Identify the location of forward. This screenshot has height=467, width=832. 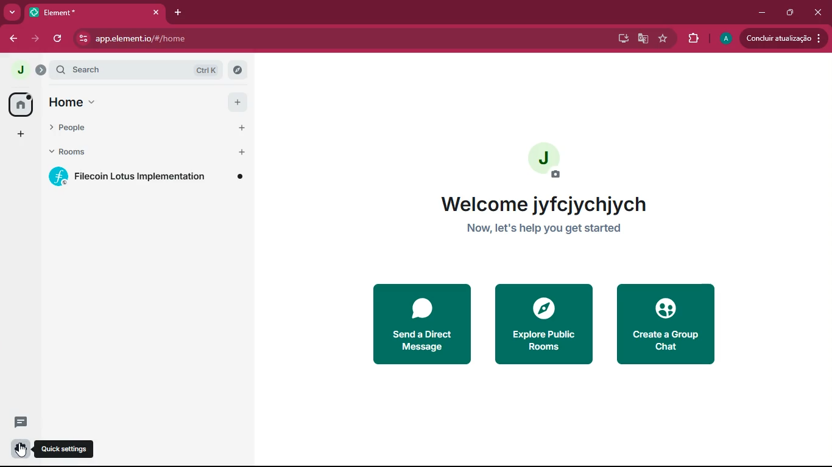
(37, 39).